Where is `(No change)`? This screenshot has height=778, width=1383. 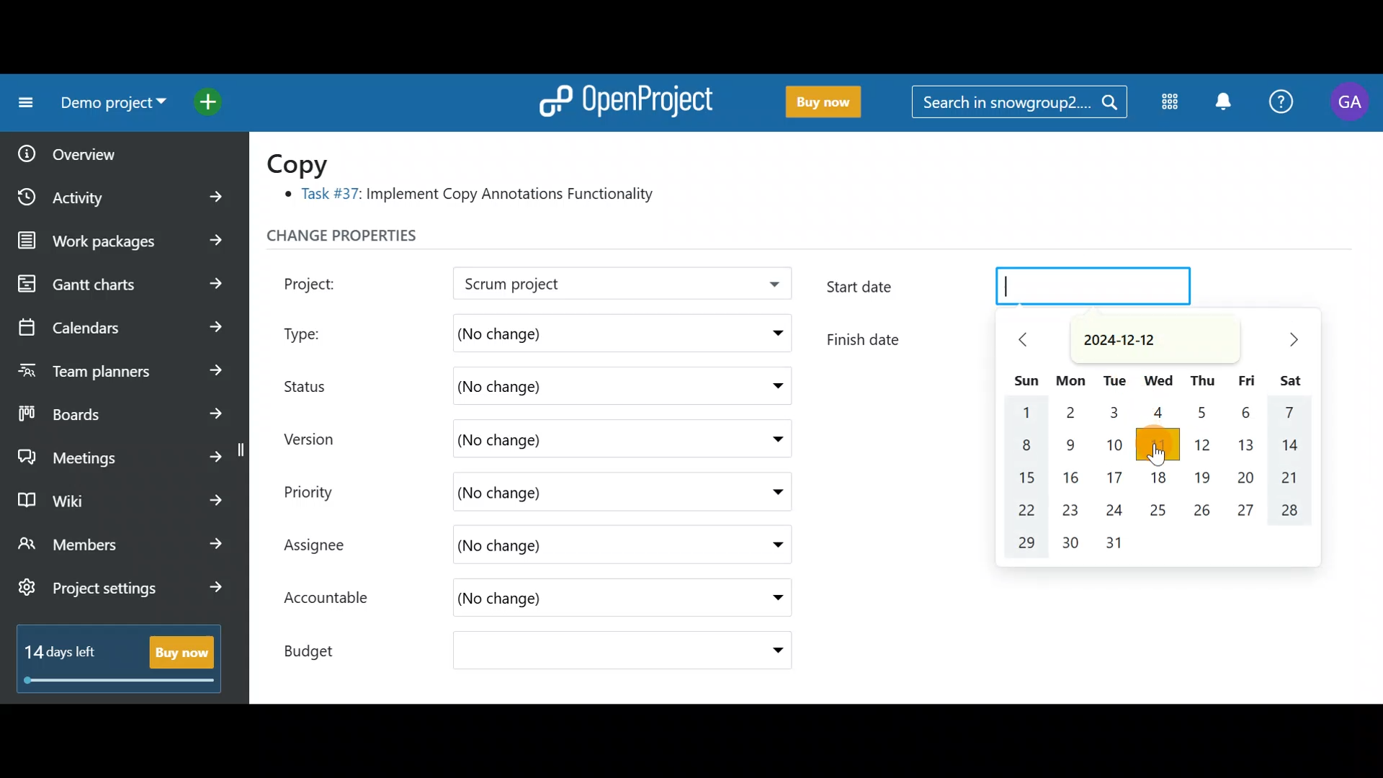 (No change) is located at coordinates (545, 492).